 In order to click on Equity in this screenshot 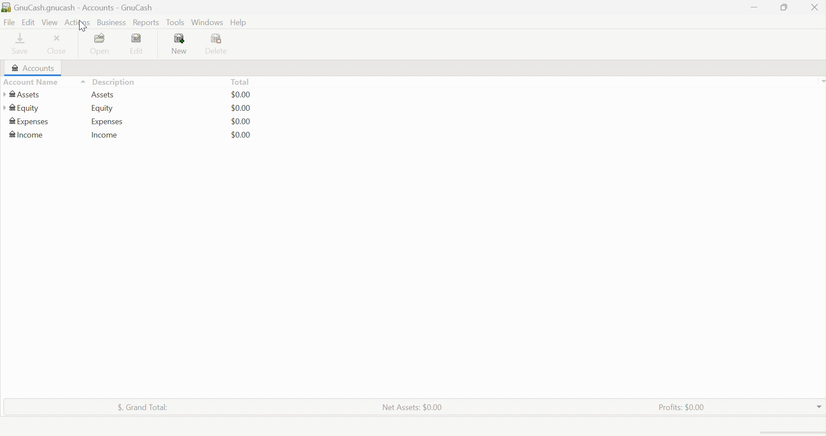, I will do `click(22, 108)`.